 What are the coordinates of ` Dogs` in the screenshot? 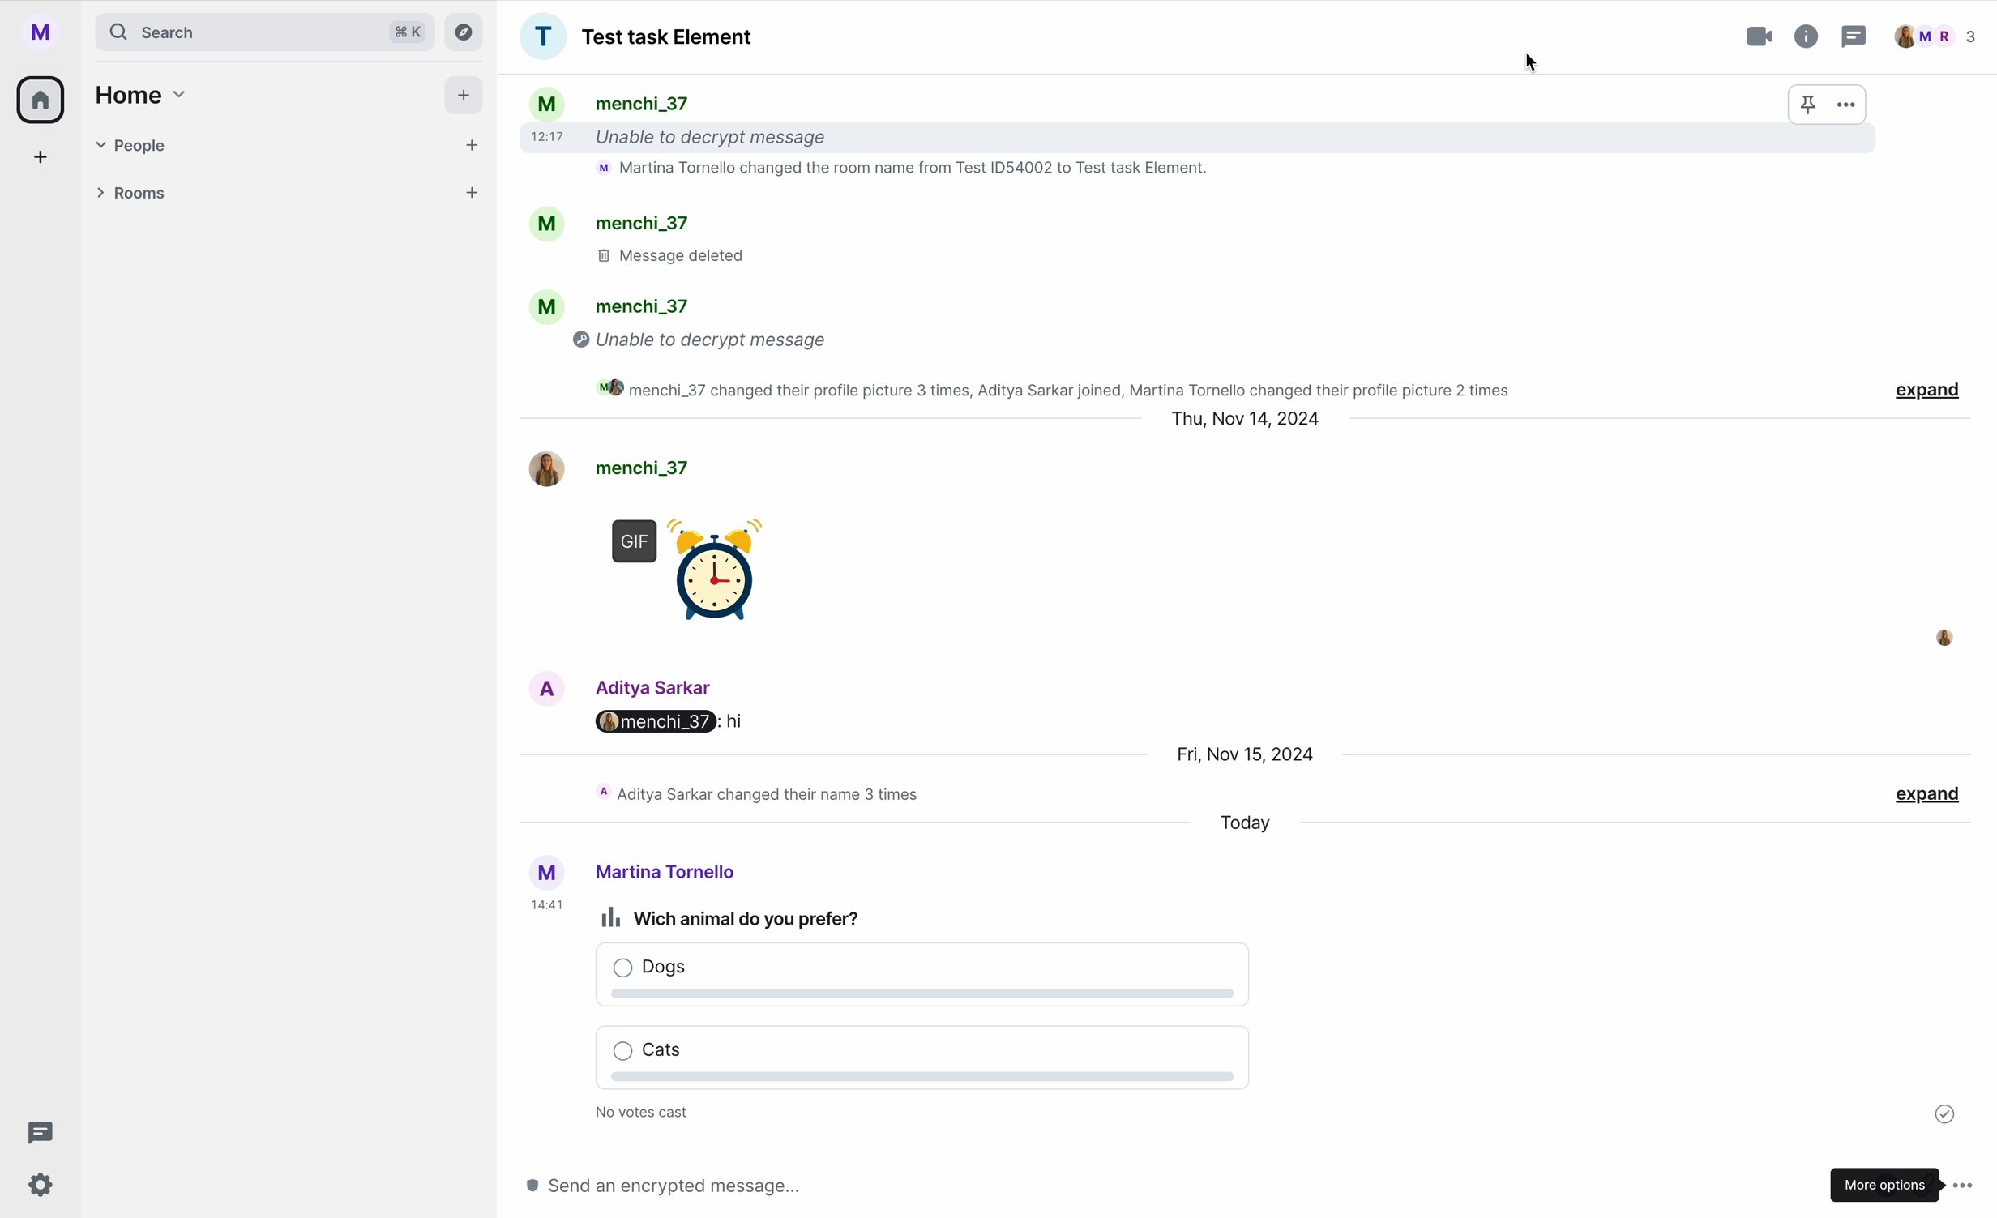 It's located at (922, 979).